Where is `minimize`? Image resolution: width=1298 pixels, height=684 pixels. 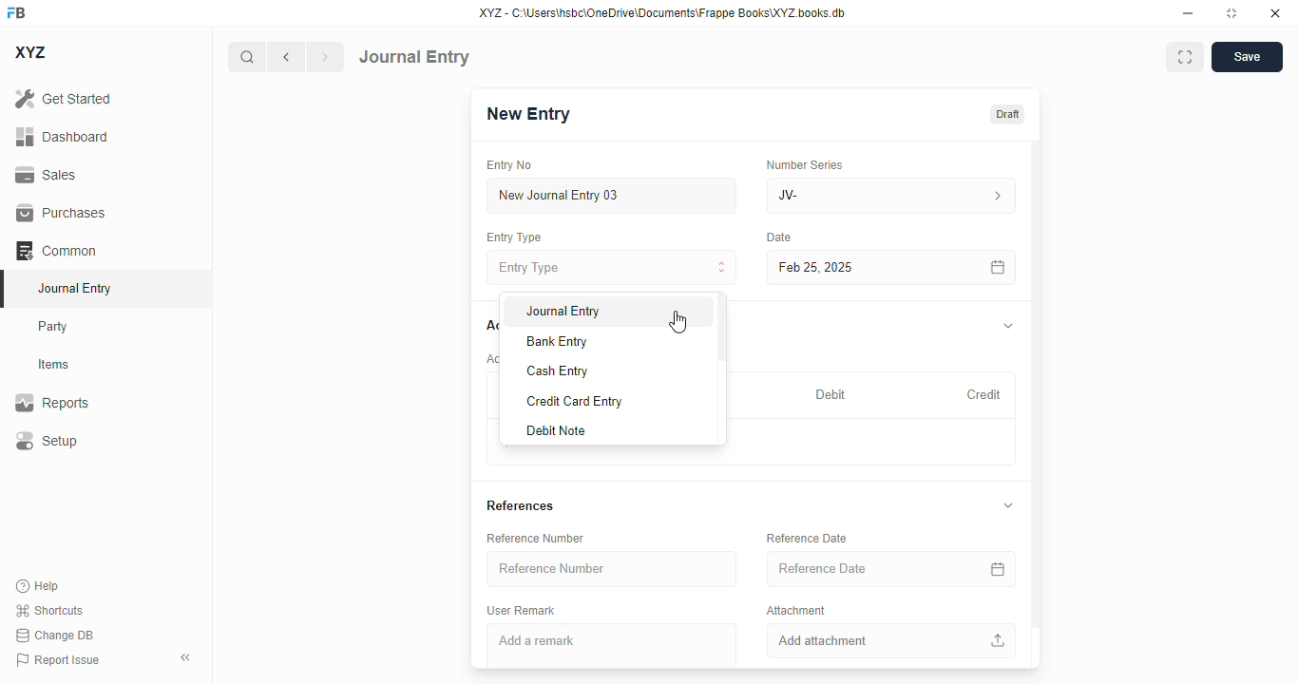 minimize is located at coordinates (1189, 12).